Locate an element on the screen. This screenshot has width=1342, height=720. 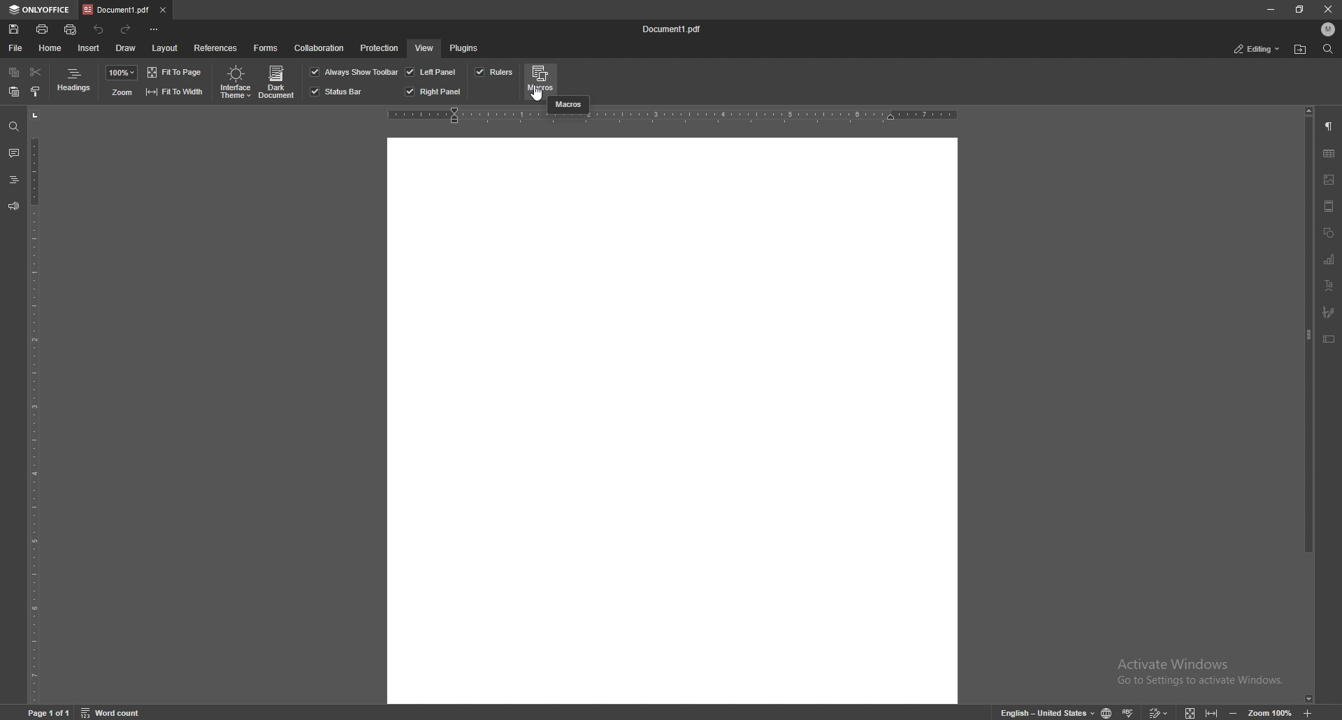
redo is located at coordinates (128, 29).